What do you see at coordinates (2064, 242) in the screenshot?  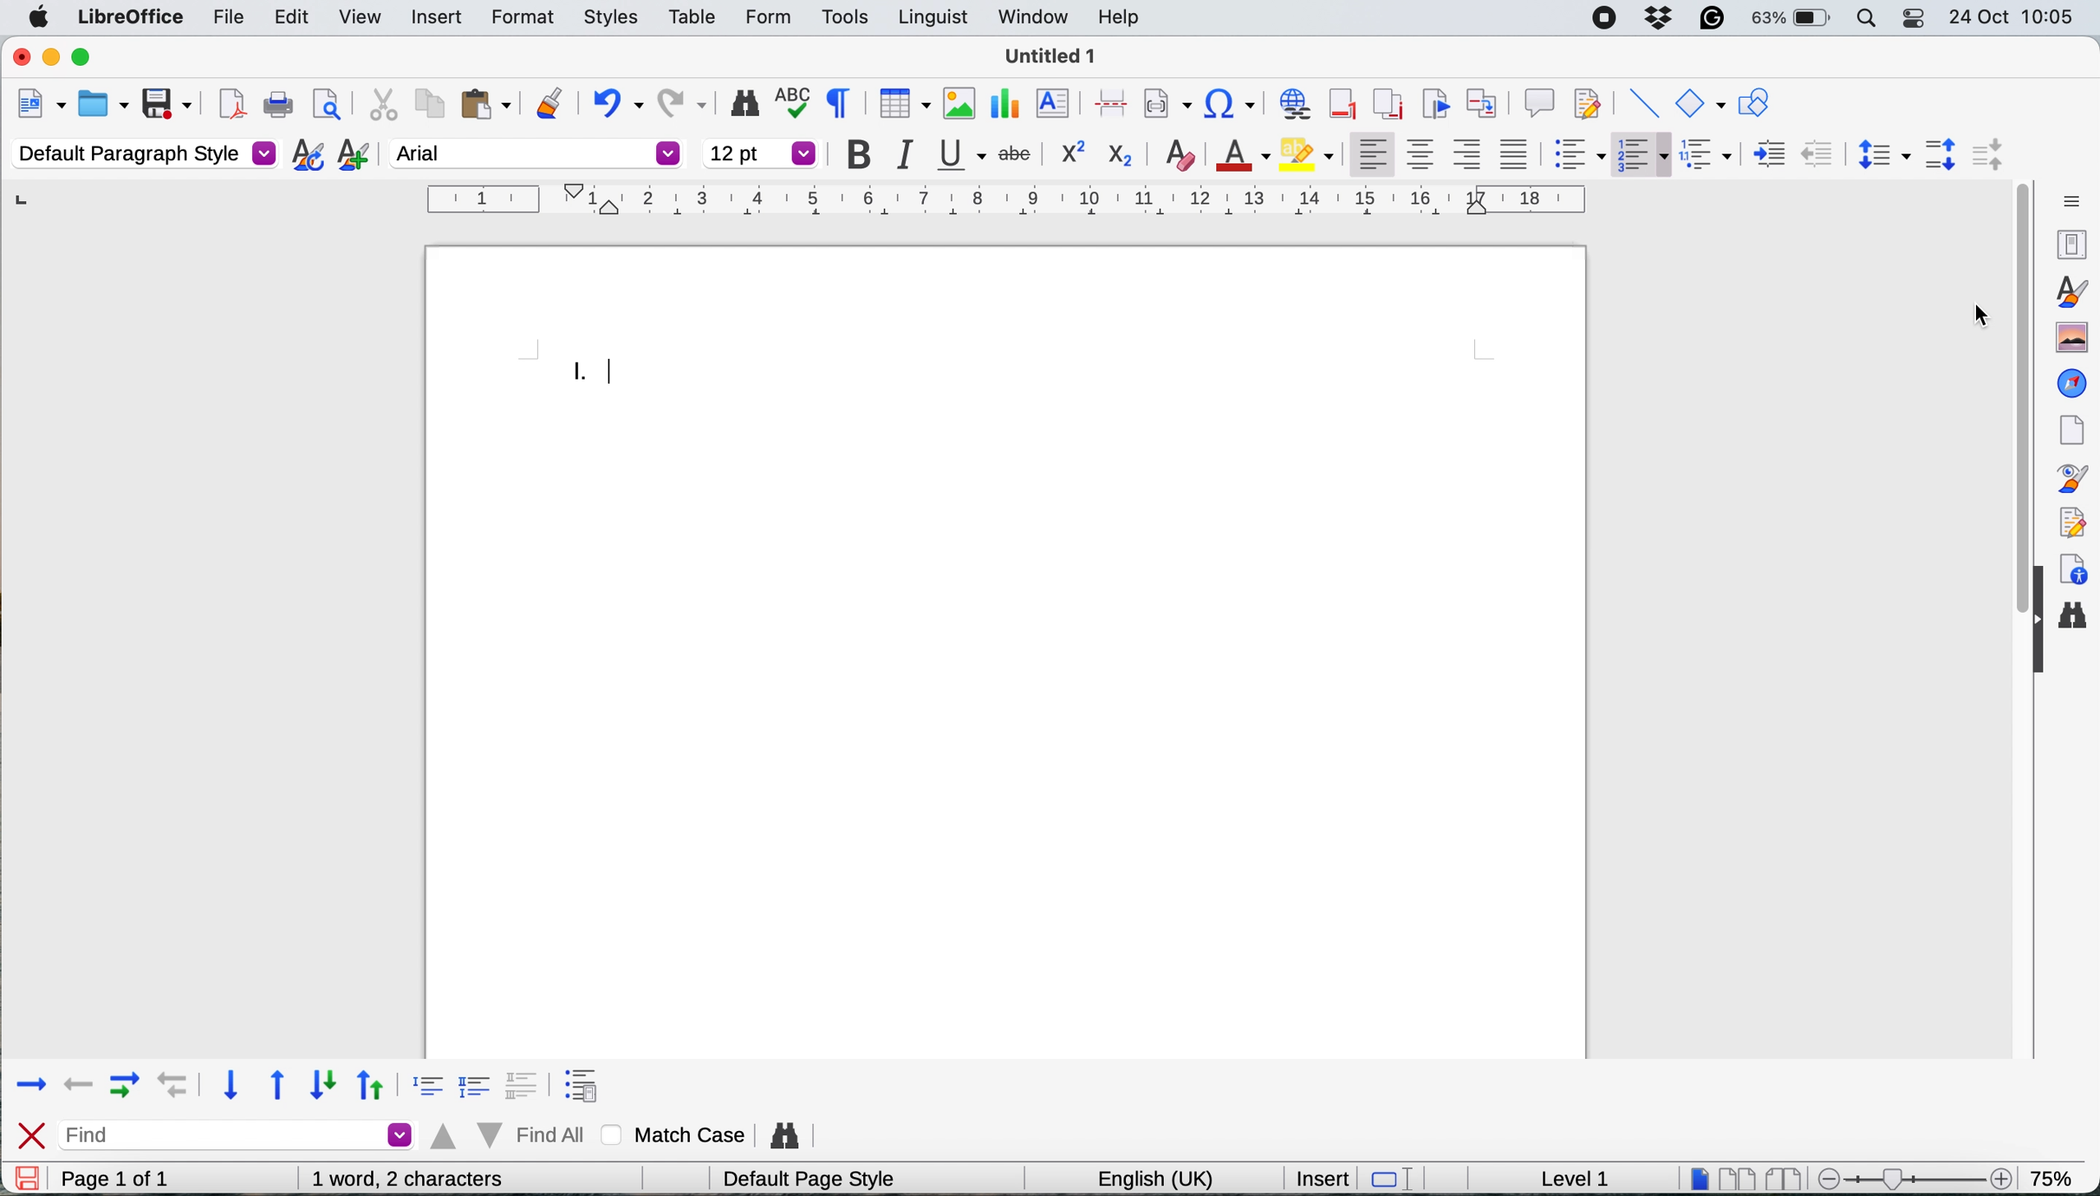 I see `properties` at bounding box center [2064, 242].